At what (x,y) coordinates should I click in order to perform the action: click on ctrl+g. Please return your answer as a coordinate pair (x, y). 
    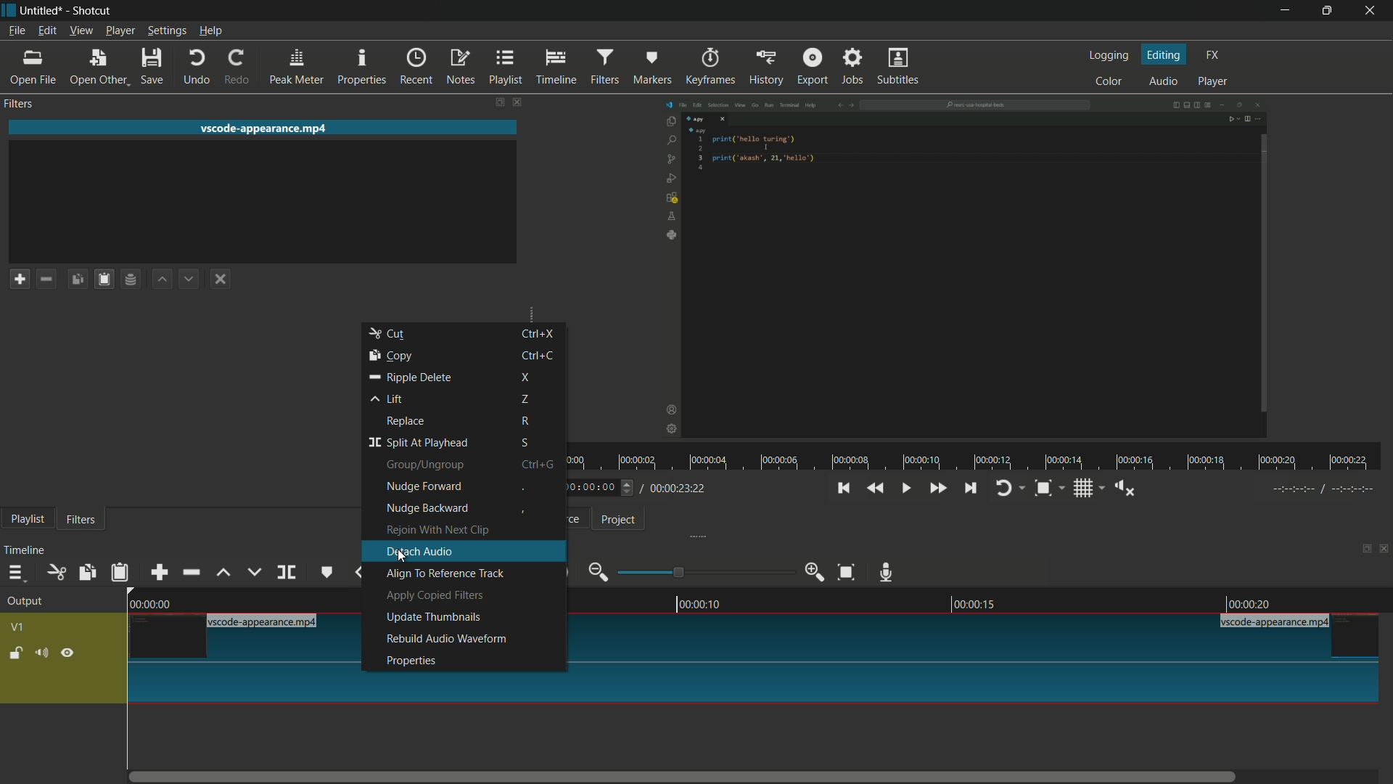
    Looking at the image, I should click on (542, 465).